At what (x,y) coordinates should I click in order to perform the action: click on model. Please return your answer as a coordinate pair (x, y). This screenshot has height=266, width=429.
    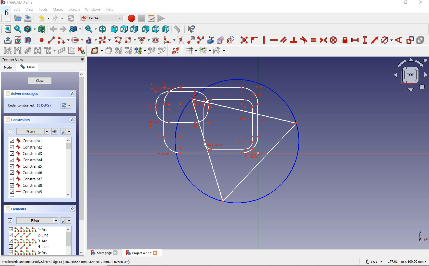
    Looking at the image, I should click on (9, 68).